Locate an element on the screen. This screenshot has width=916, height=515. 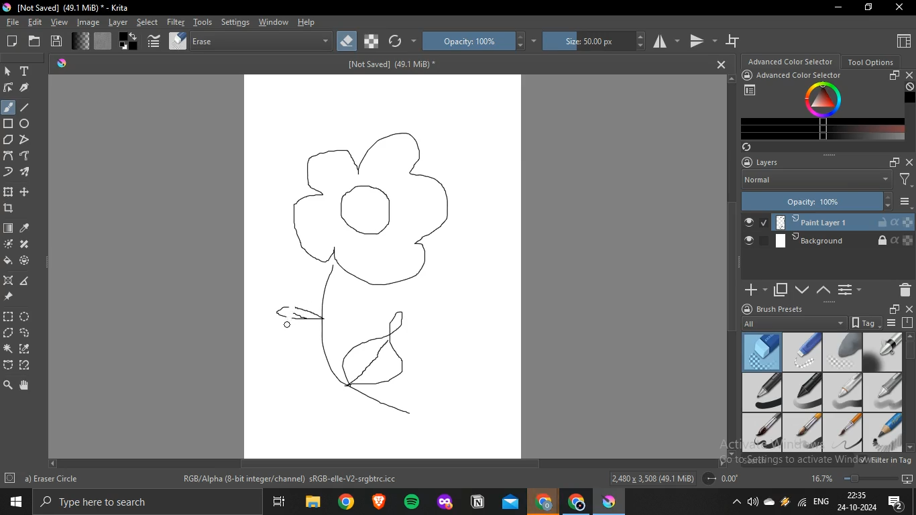
2,480 x 3,508 (49.1 MiB) is located at coordinates (652, 477).